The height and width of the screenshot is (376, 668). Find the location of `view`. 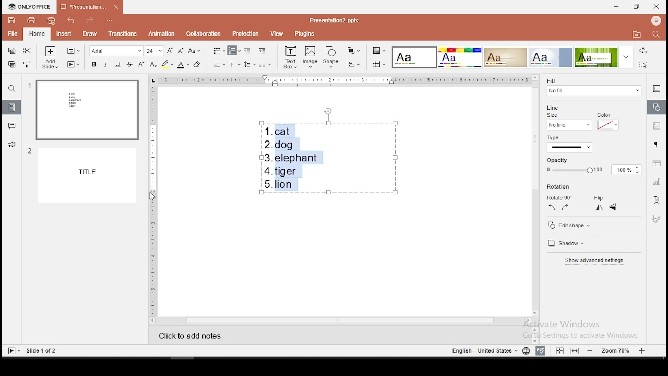

view is located at coordinates (275, 34).